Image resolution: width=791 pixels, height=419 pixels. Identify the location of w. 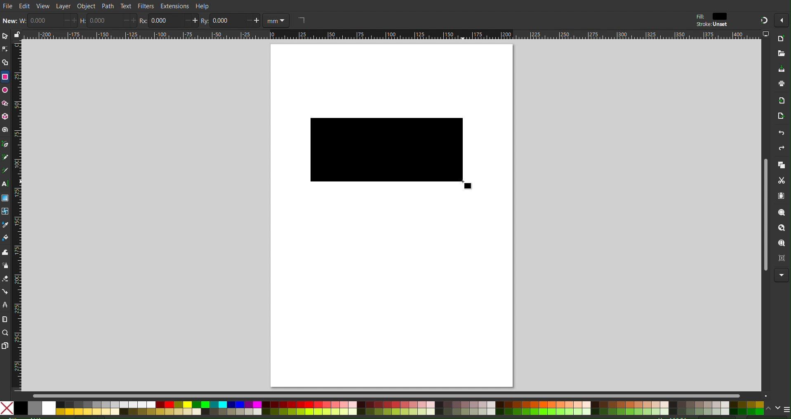
(23, 21).